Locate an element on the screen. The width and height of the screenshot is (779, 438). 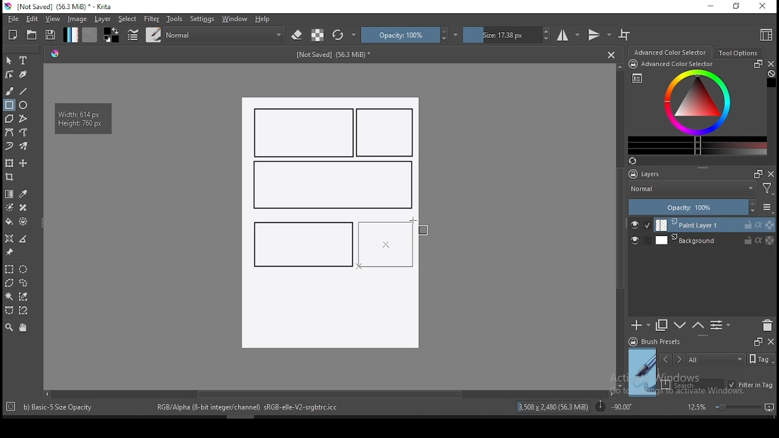
polygon tool is located at coordinates (9, 119).